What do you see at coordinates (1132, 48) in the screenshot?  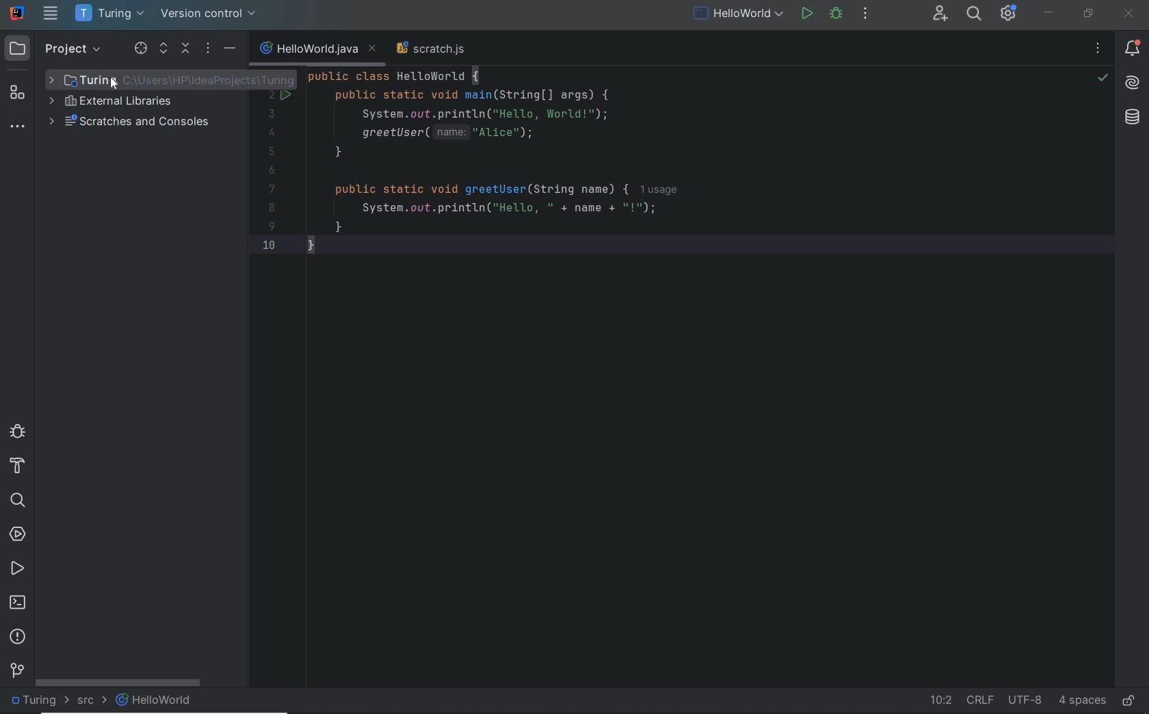 I see `notifications` at bounding box center [1132, 48].